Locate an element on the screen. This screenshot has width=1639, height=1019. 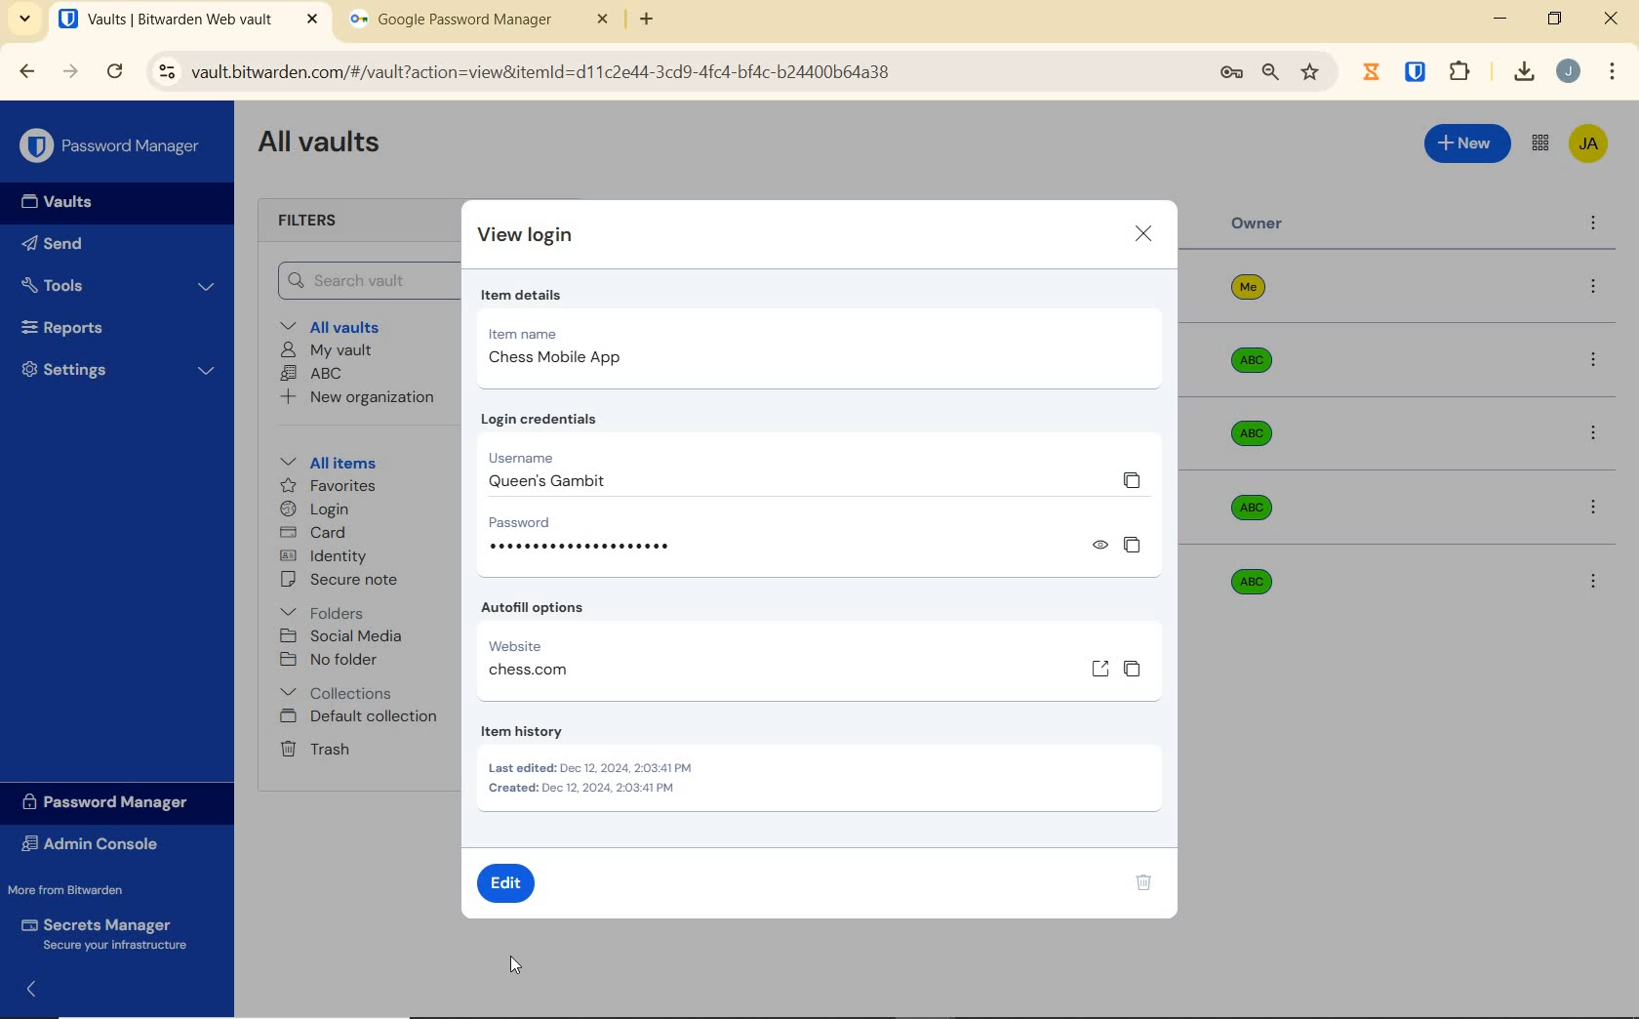
open tab is located at coordinates (188, 20).